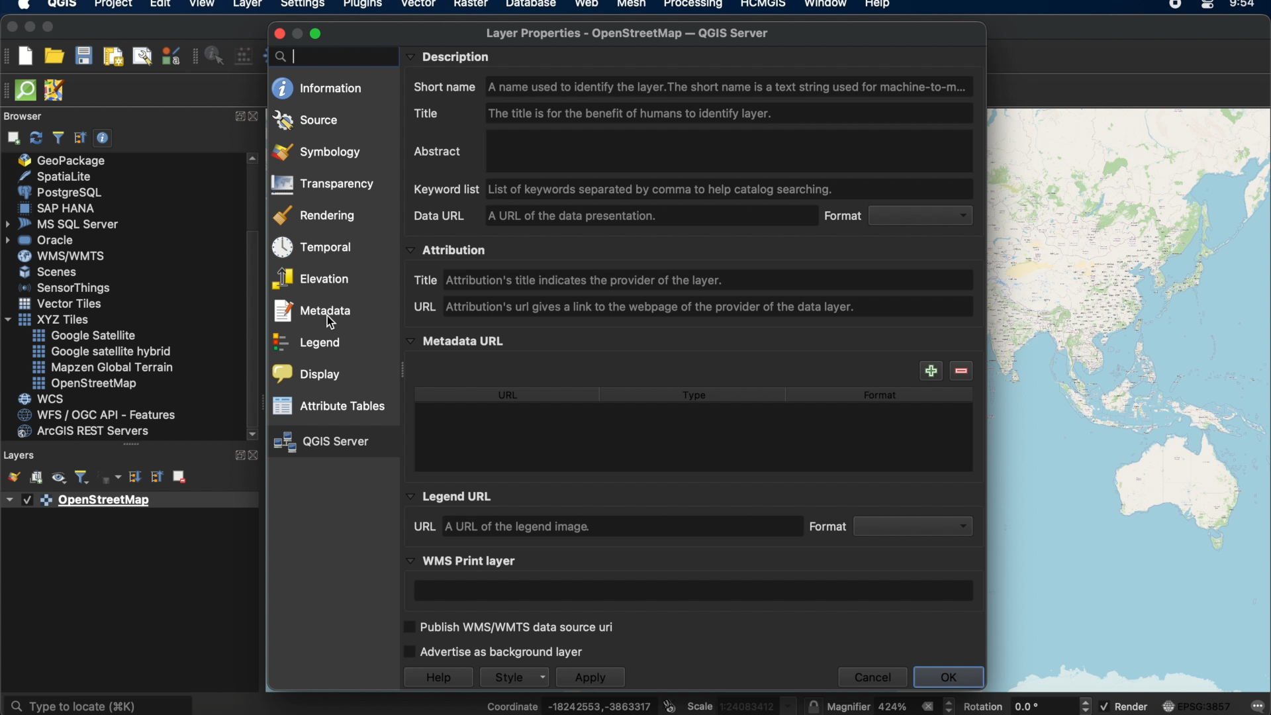 Image resolution: width=1271 pixels, height=715 pixels. What do you see at coordinates (763, 5) in the screenshot?
I see `HCMGIS` at bounding box center [763, 5].